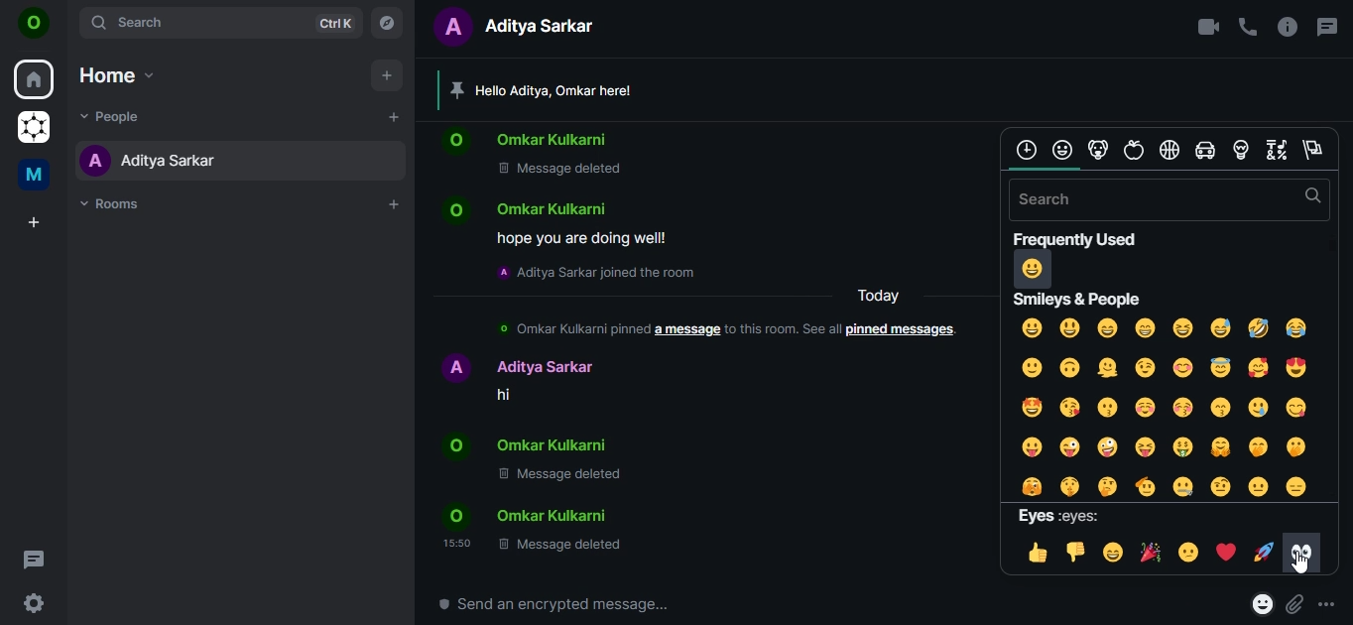  I want to click on starstruck, so click(1032, 406).